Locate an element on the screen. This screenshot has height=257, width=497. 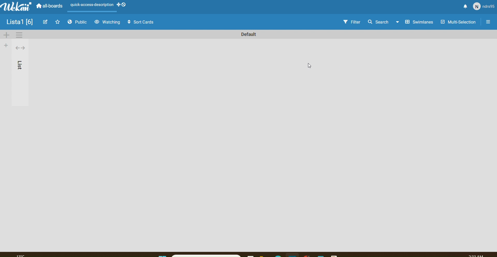
Edit is located at coordinates (47, 22).